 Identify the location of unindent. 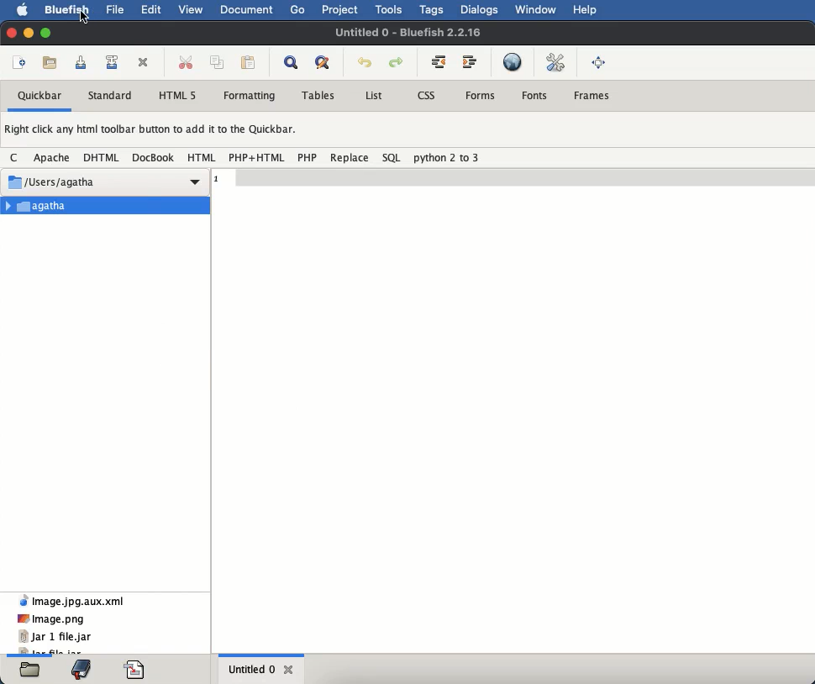
(438, 61).